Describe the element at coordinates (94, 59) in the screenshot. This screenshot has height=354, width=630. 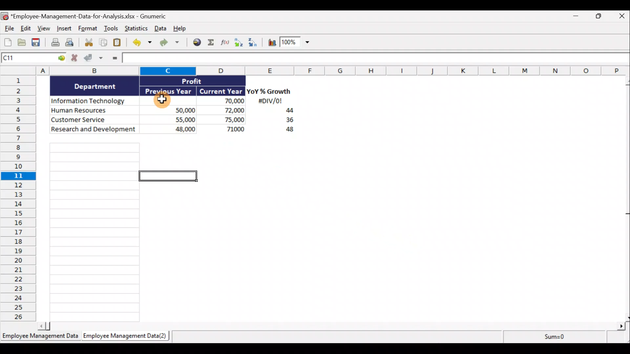
I see `Accept changes` at that location.